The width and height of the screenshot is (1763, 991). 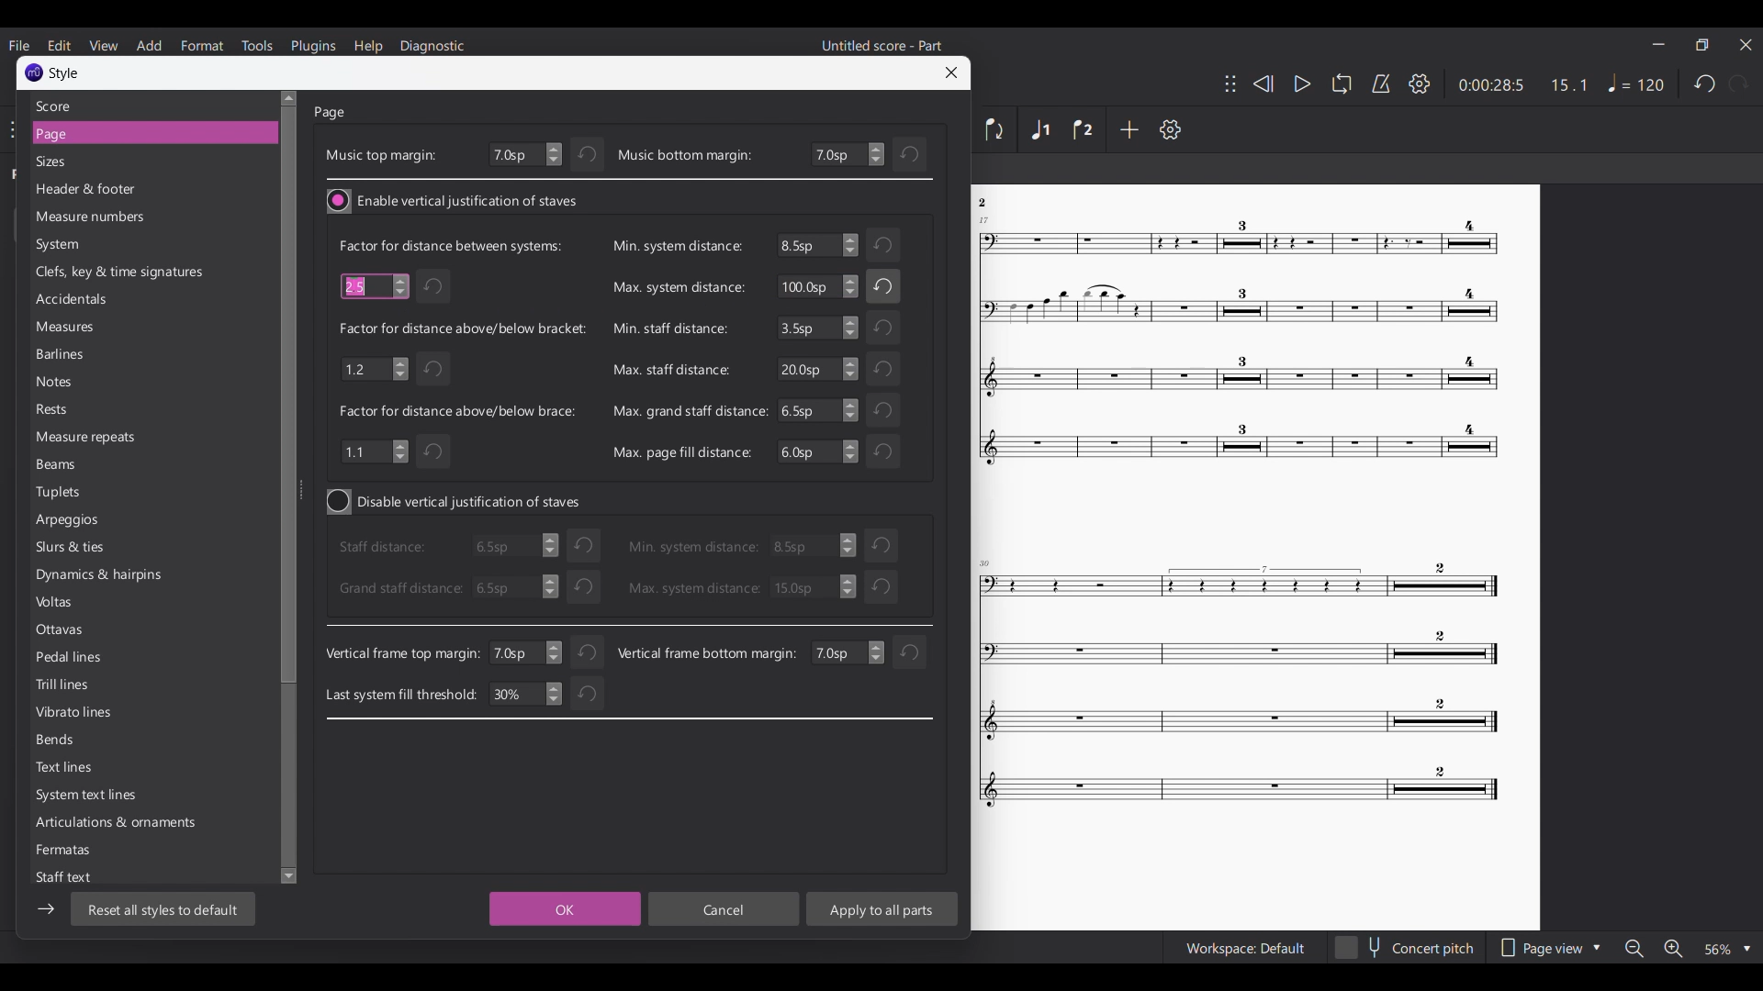 I want to click on Untitled score - Part, so click(x=883, y=45).